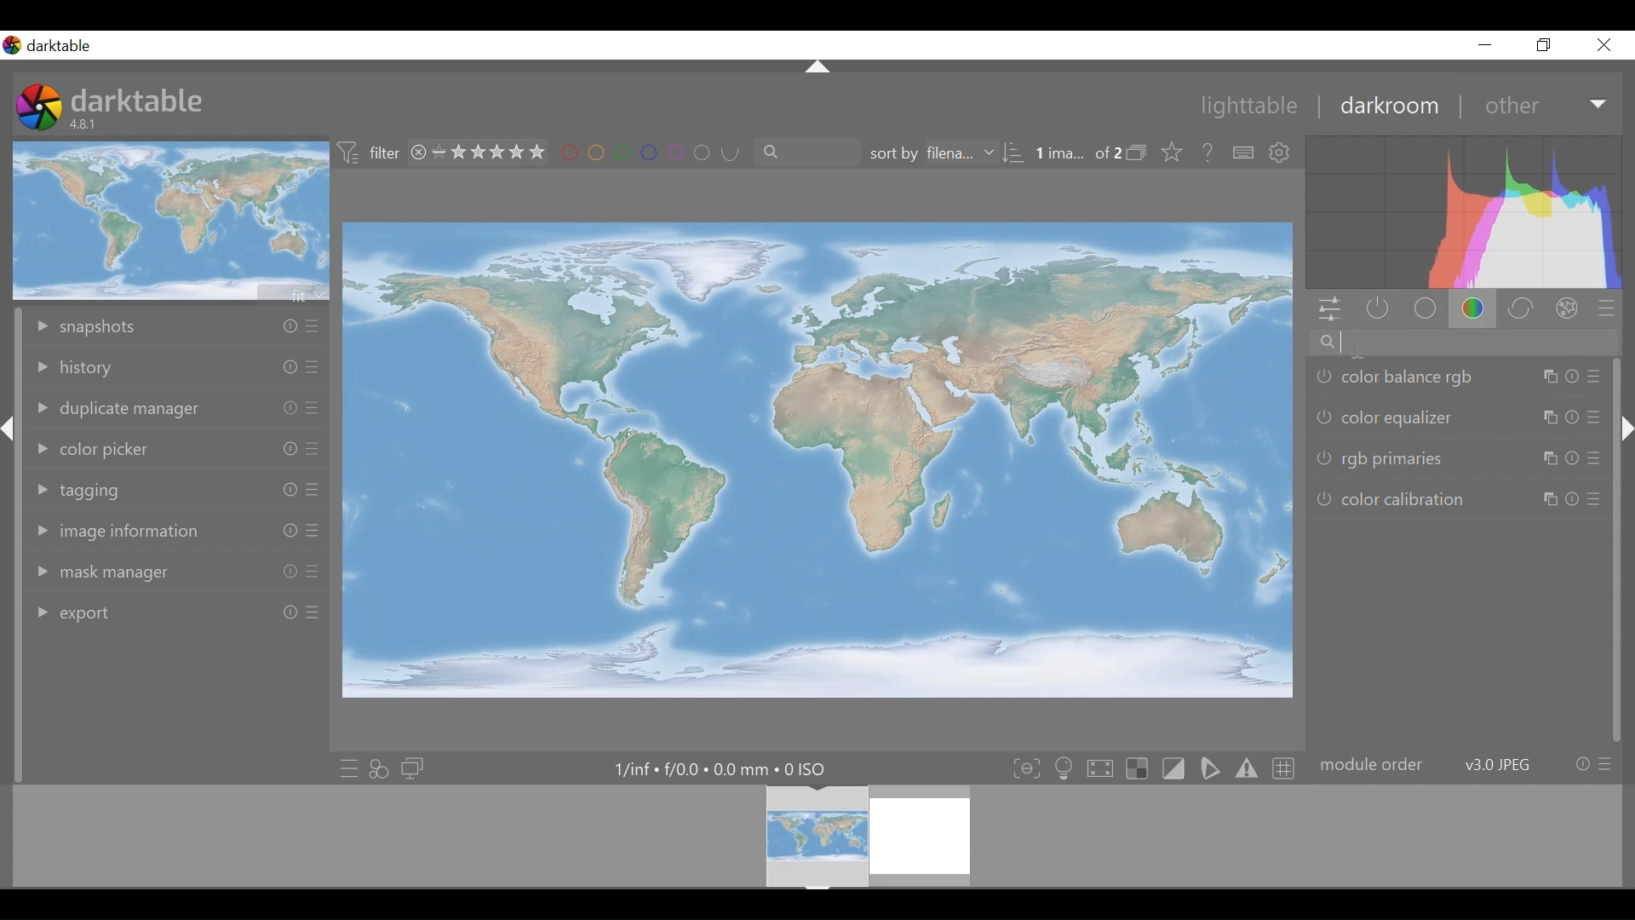 This screenshot has width=1635, height=920. Describe the element at coordinates (1099, 768) in the screenshot. I see `toggle high quality processing` at that location.